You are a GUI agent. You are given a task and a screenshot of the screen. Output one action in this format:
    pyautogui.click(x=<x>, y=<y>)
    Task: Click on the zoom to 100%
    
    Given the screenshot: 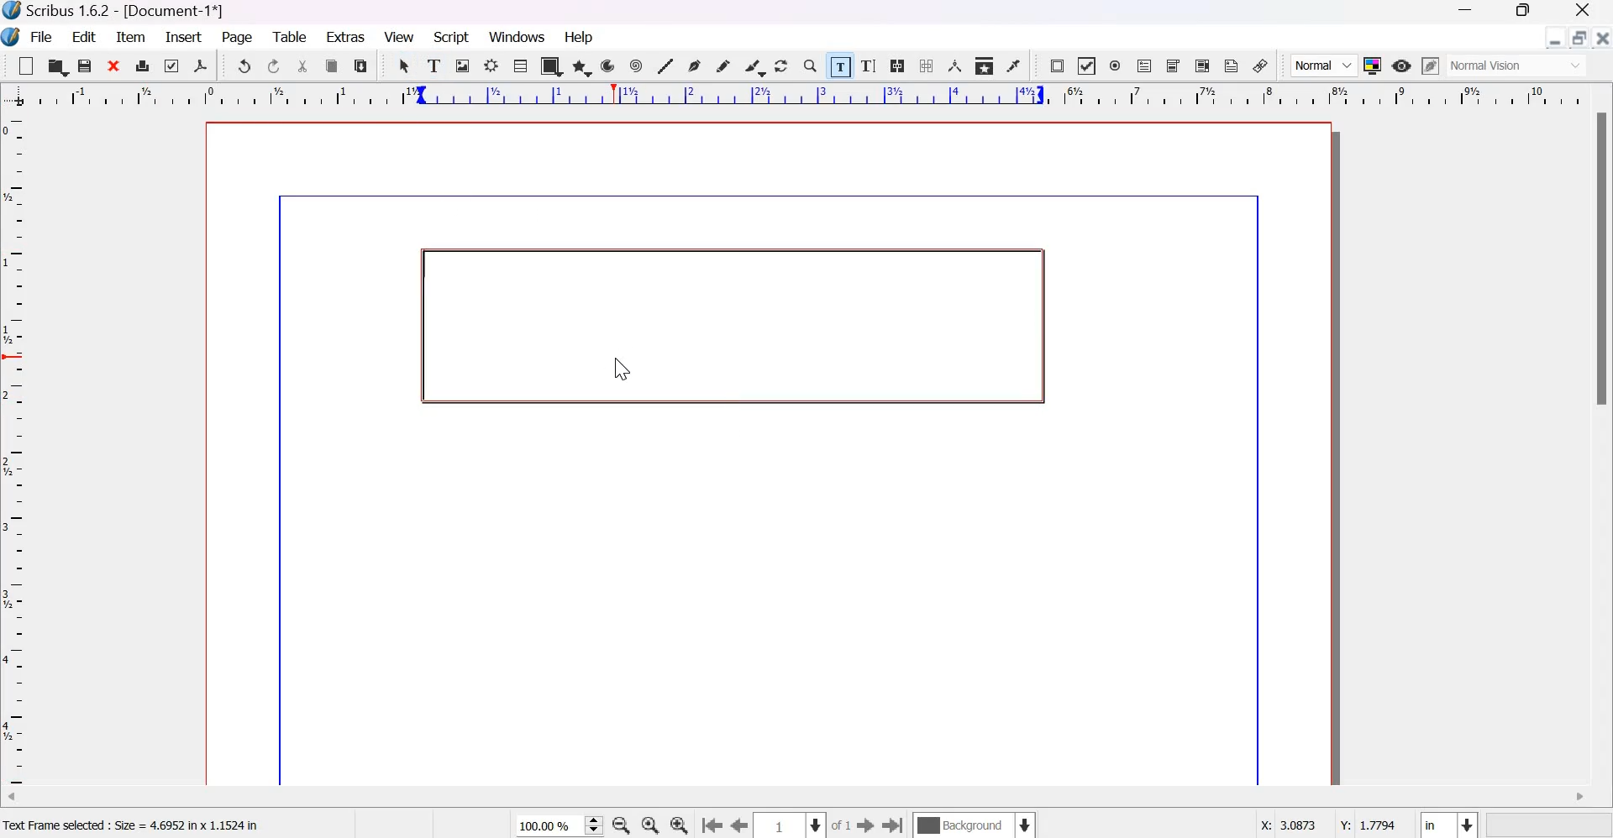 What is the action you would take?
    pyautogui.click(x=652, y=825)
    